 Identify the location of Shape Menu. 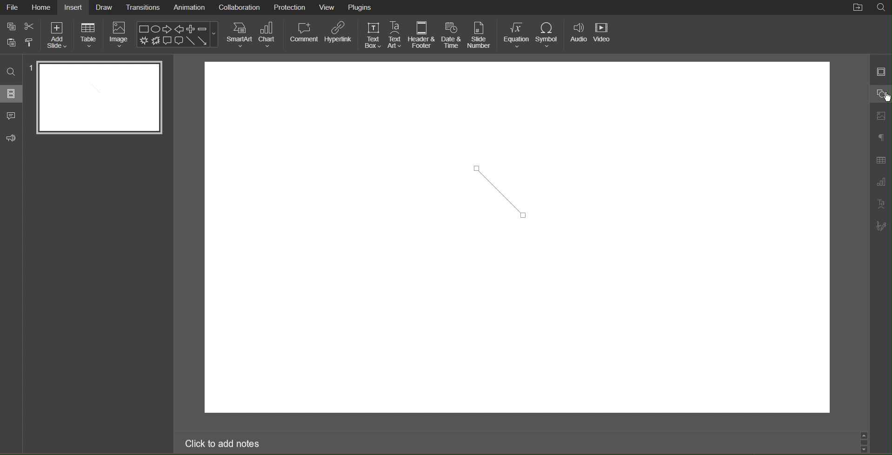
(177, 34).